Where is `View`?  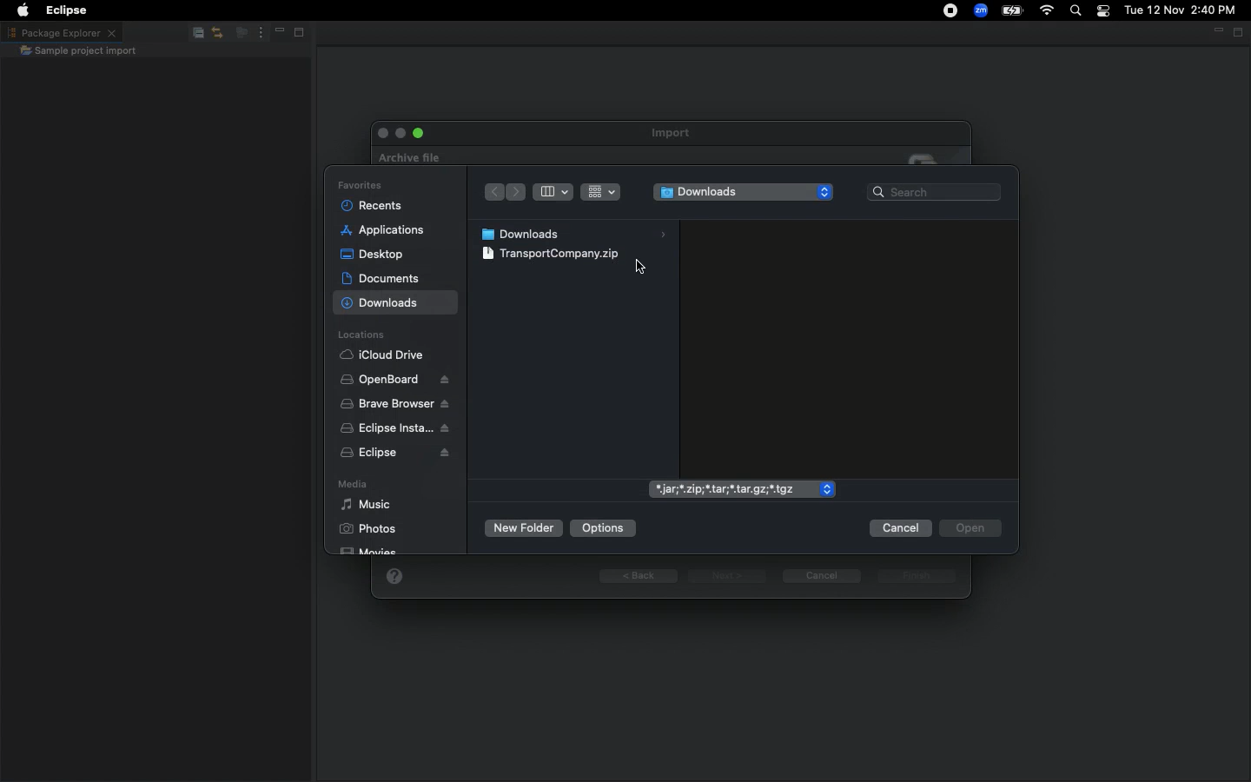 View is located at coordinates (573, 190).